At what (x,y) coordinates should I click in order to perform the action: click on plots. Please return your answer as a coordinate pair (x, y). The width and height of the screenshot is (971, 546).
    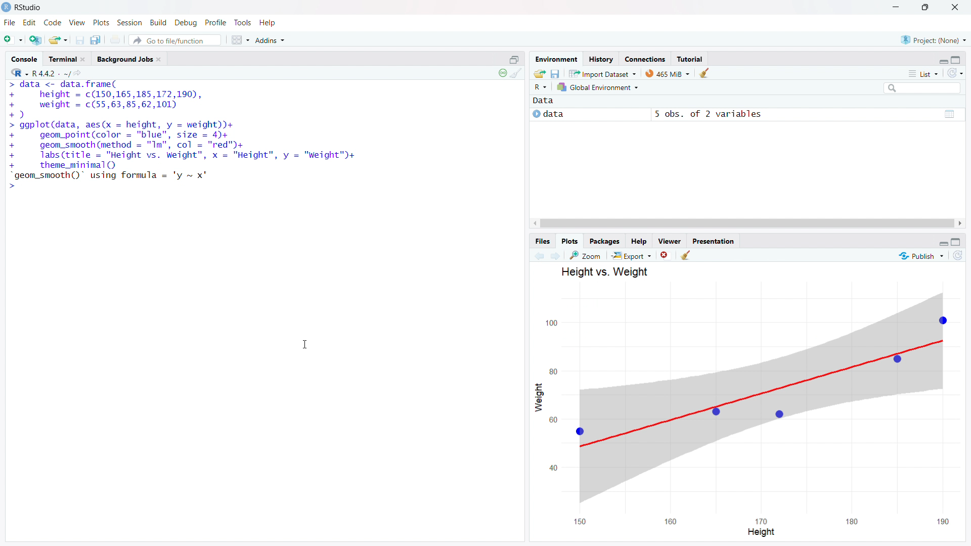
    Looking at the image, I should click on (570, 242).